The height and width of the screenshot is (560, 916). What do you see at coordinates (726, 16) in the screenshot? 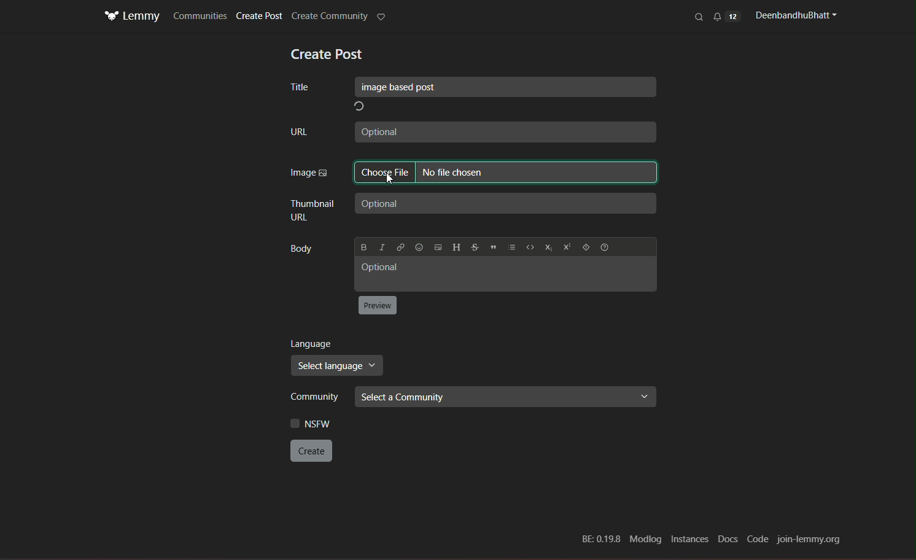
I see `notification` at bounding box center [726, 16].